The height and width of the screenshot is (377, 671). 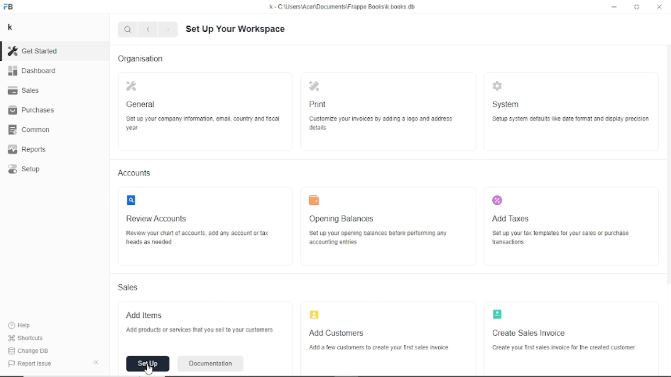 I want to click on Common, so click(x=33, y=129).